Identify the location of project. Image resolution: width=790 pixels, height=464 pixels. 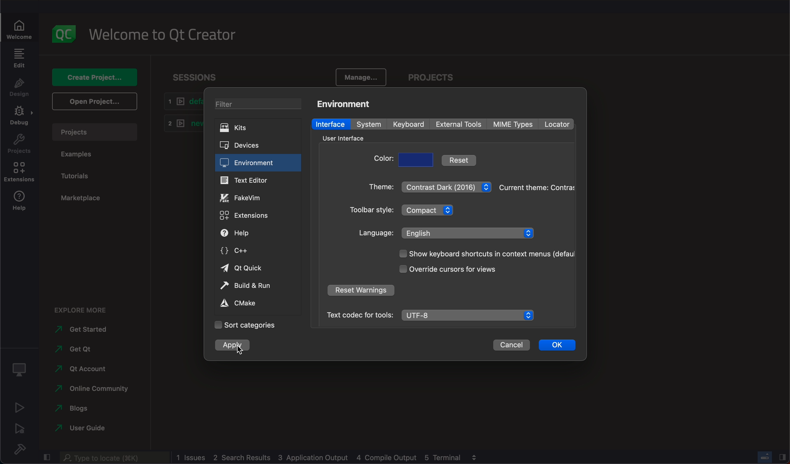
(430, 78).